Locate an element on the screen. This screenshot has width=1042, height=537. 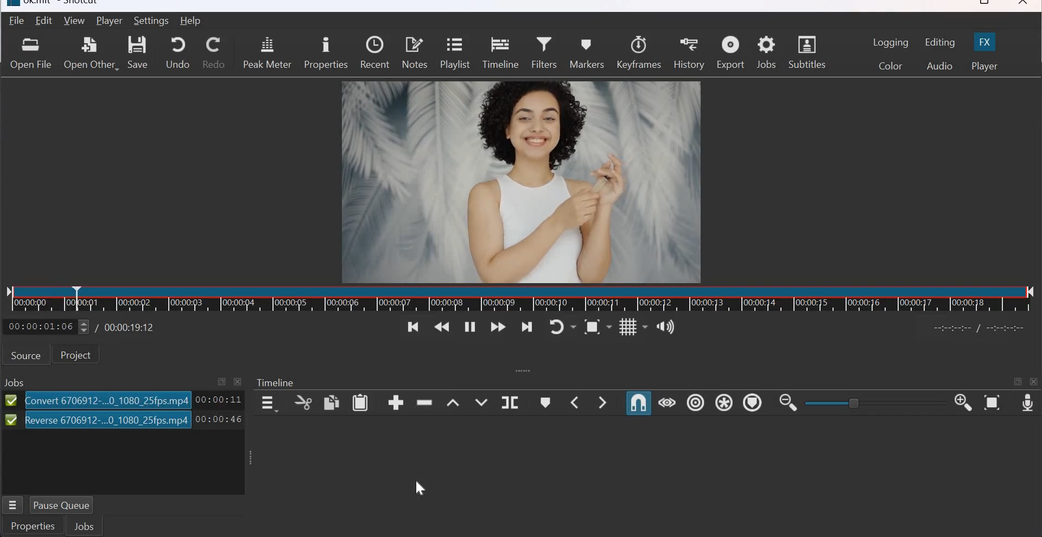
Edit is located at coordinates (45, 20).